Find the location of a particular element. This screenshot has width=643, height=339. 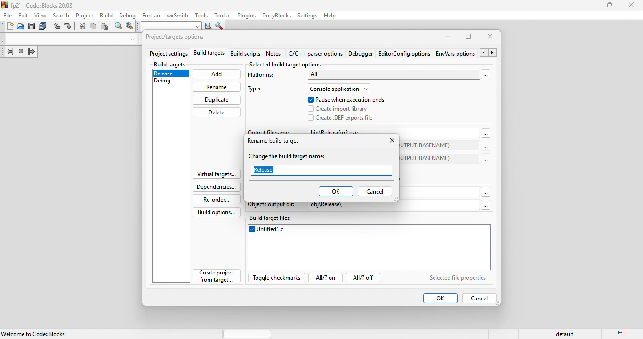

c\c++ parser option is located at coordinates (317, 54).